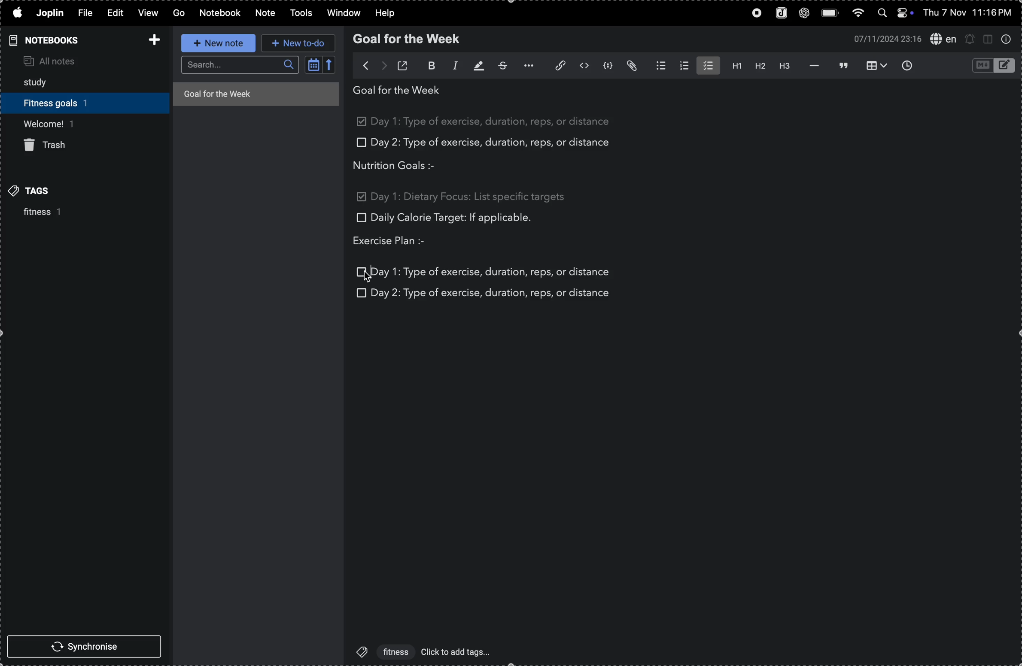  I want to click on goal for the week, so click(255, 93).